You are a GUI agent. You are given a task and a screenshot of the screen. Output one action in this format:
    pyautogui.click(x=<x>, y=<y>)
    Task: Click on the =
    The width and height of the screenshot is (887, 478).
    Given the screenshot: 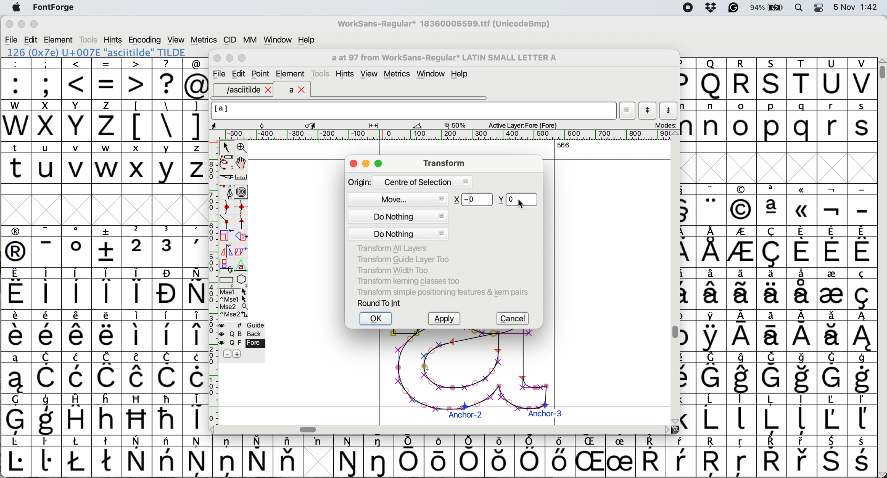 What is the action you would take?
    pyautogui.click(x=107, y=79)
    